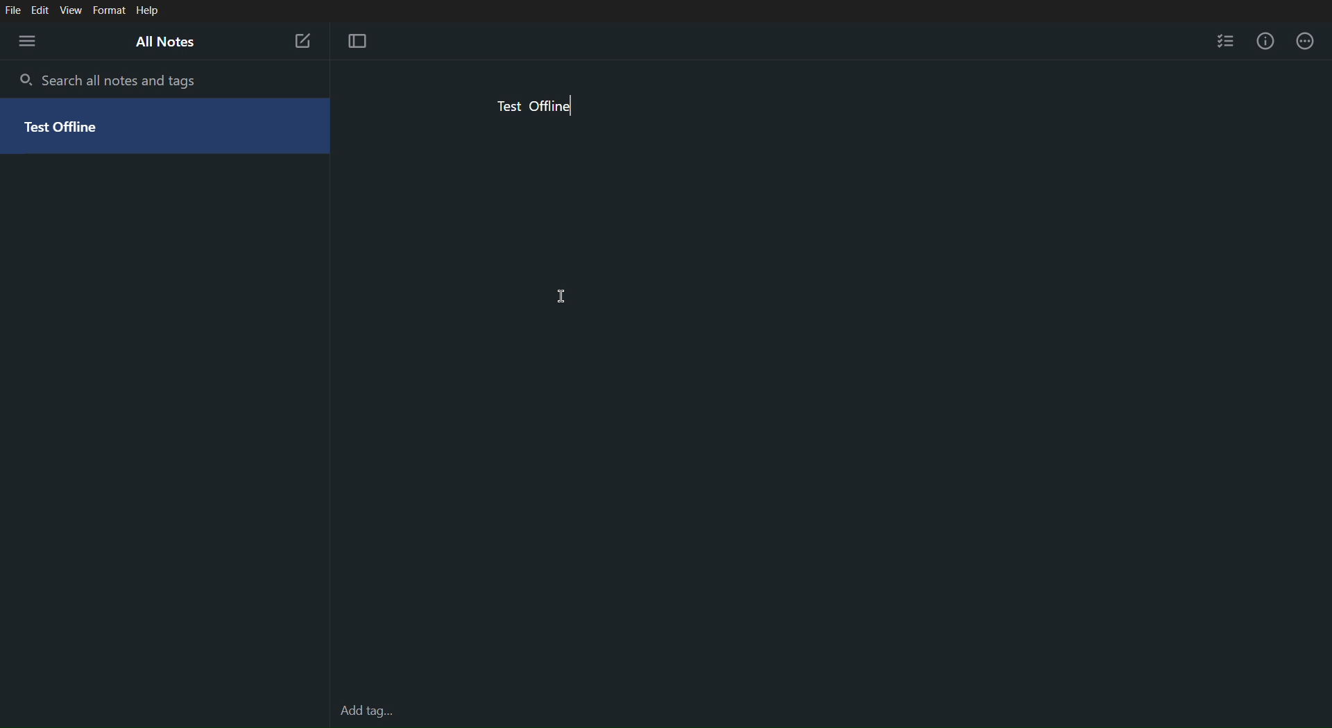 Image resolution: width=1332 pixels, height=728 pixels. I want to click on Search all notes and tags, so click(109, 82).